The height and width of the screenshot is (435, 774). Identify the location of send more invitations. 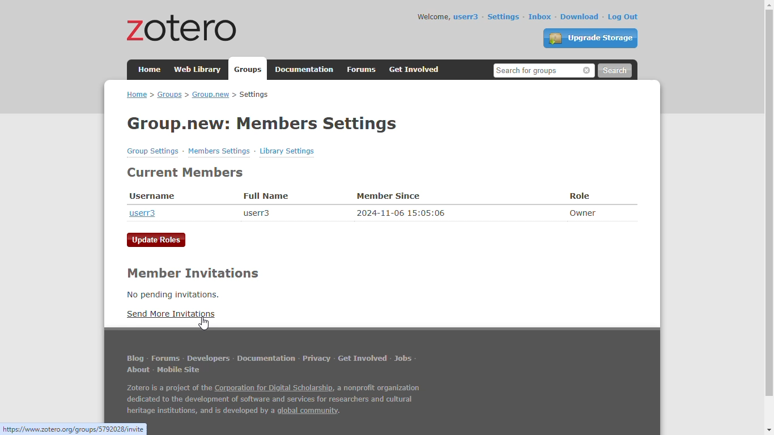
(171, 314).